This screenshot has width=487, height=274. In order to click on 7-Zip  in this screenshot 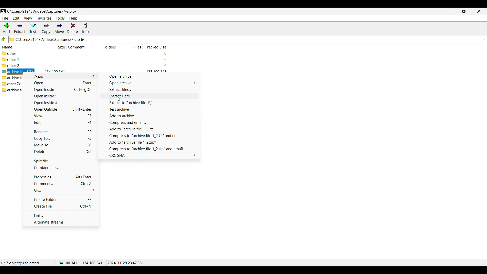, I will do `click(60, 76)`.